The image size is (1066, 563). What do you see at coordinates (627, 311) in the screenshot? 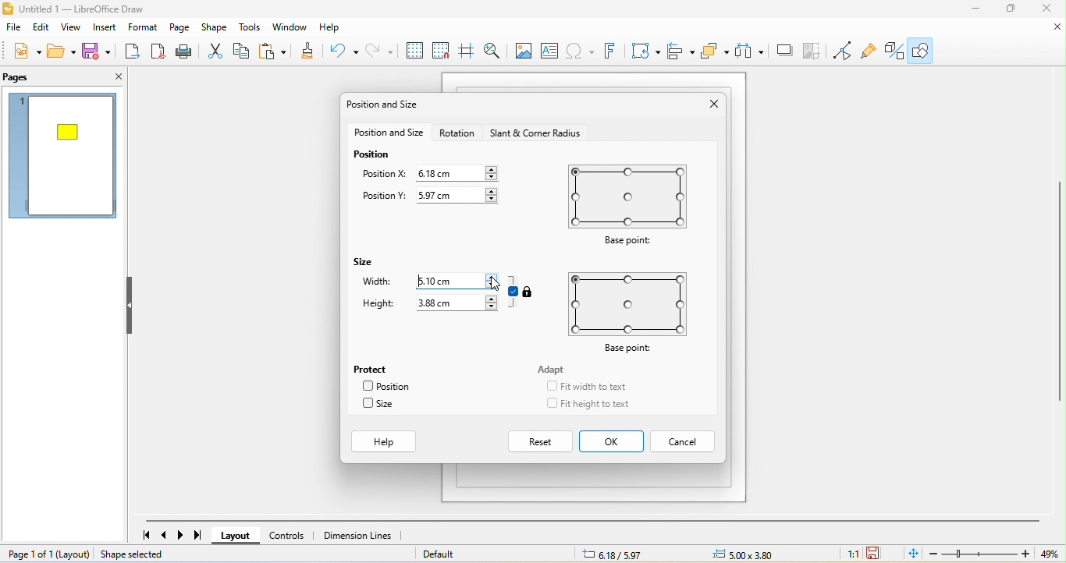
I see `base point` at bounding box center [627, 311].